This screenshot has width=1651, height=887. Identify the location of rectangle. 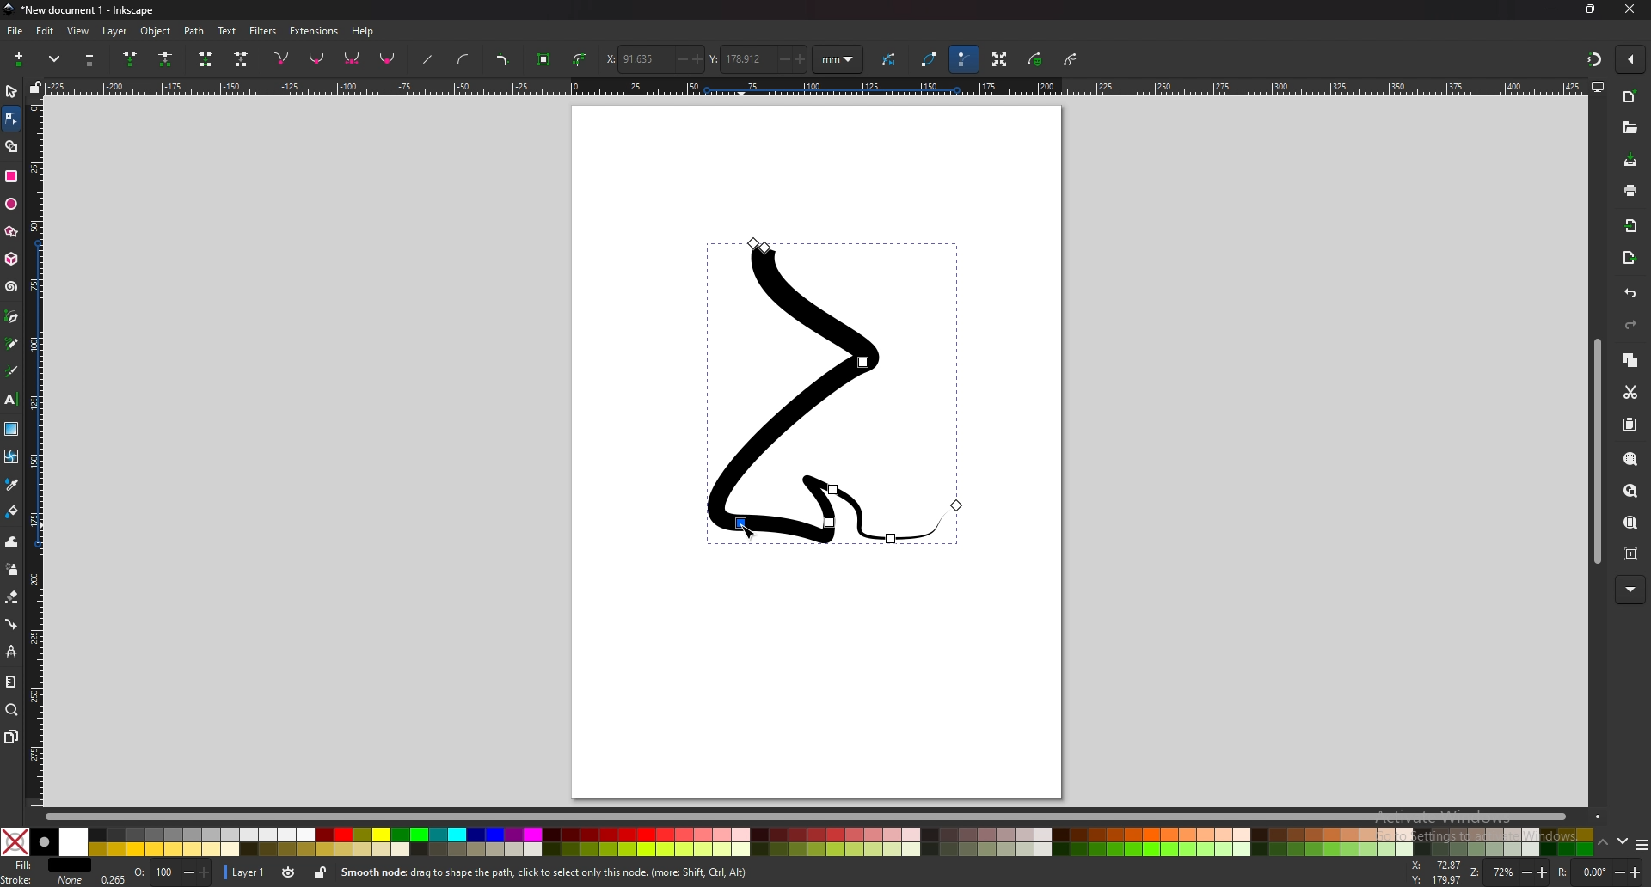
(13, 177).